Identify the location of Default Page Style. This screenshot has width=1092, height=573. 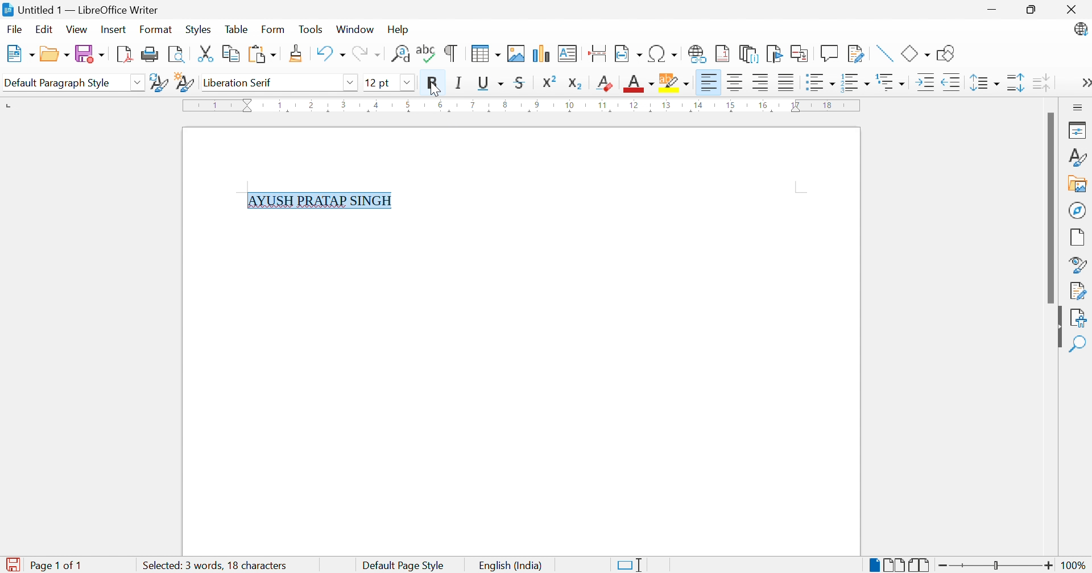
(405, 564).